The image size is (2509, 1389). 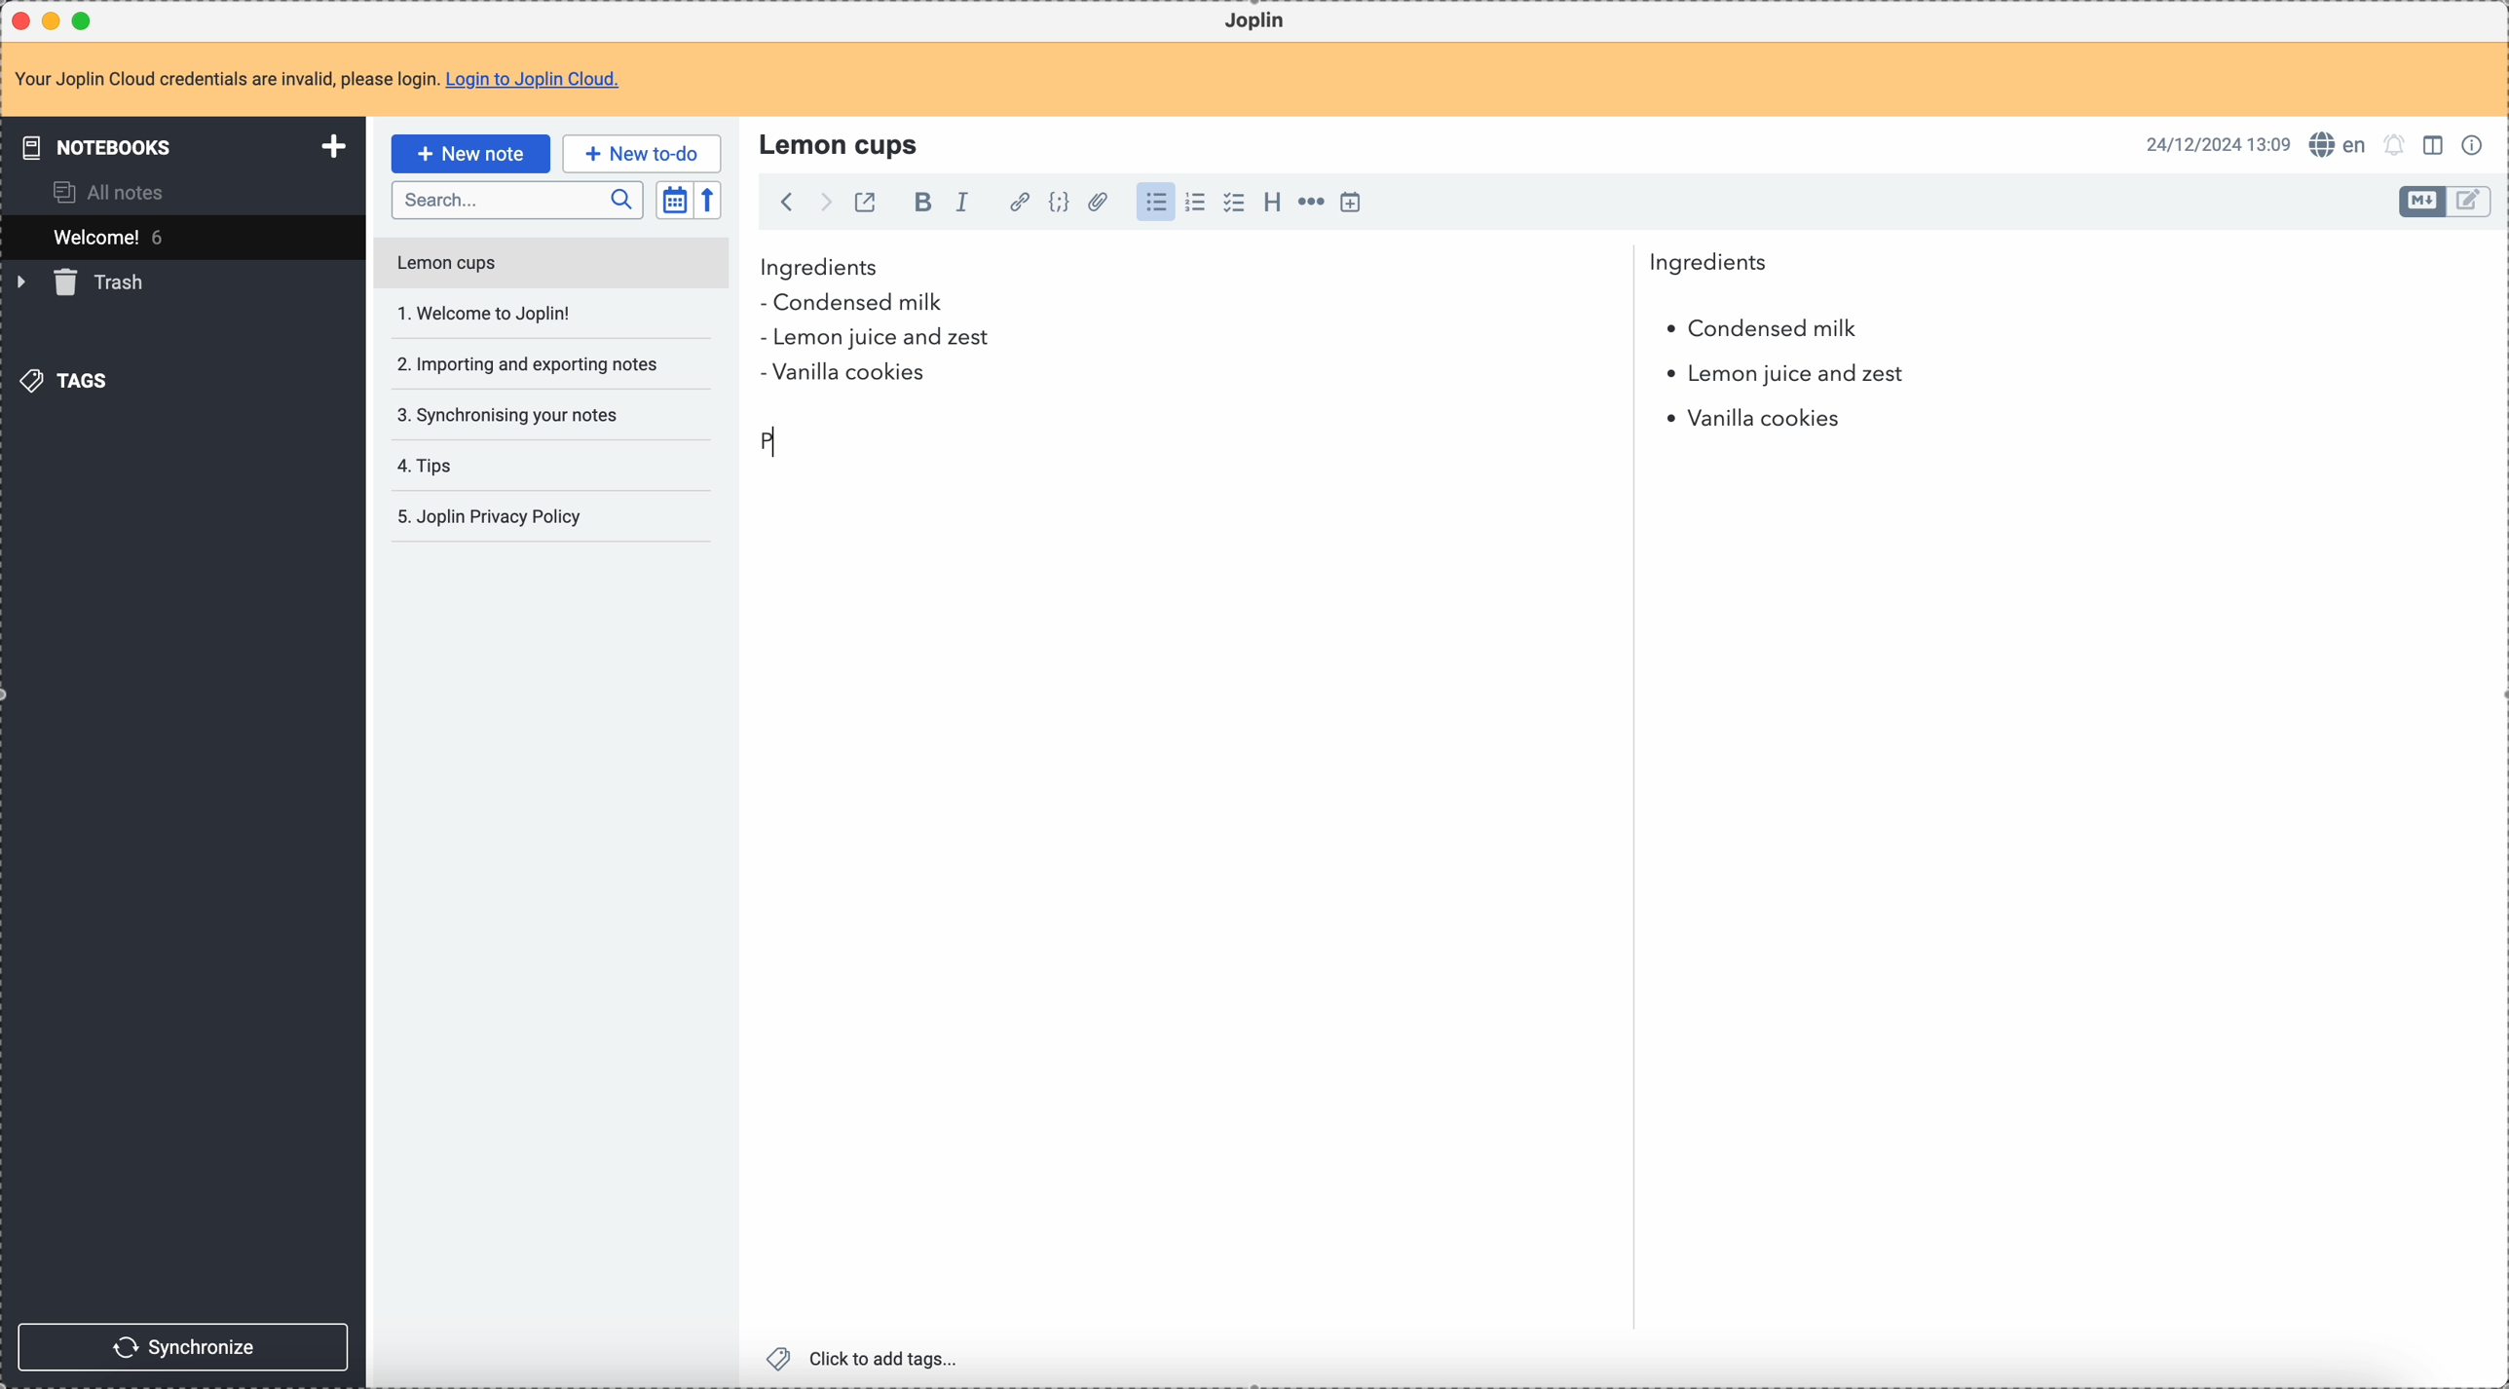 I want to click on lemon juice and zest, so click(x=874, y=340).